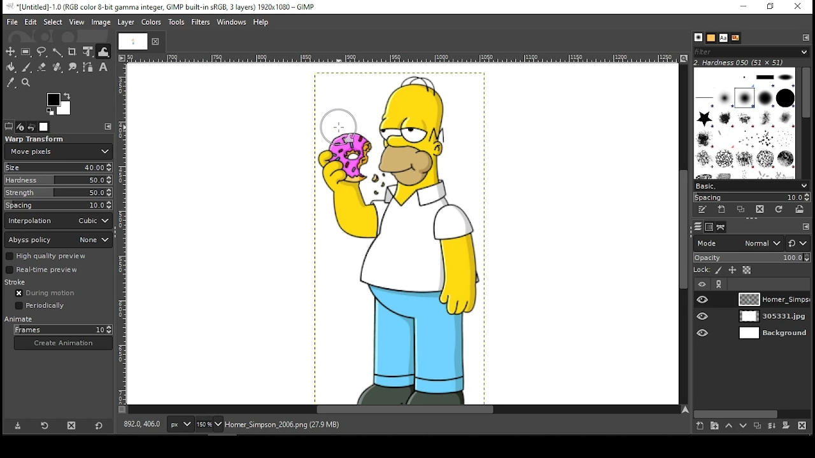  Describe the element at coordinates (10, 51) in the screenshot. I see `move tool` at that location.